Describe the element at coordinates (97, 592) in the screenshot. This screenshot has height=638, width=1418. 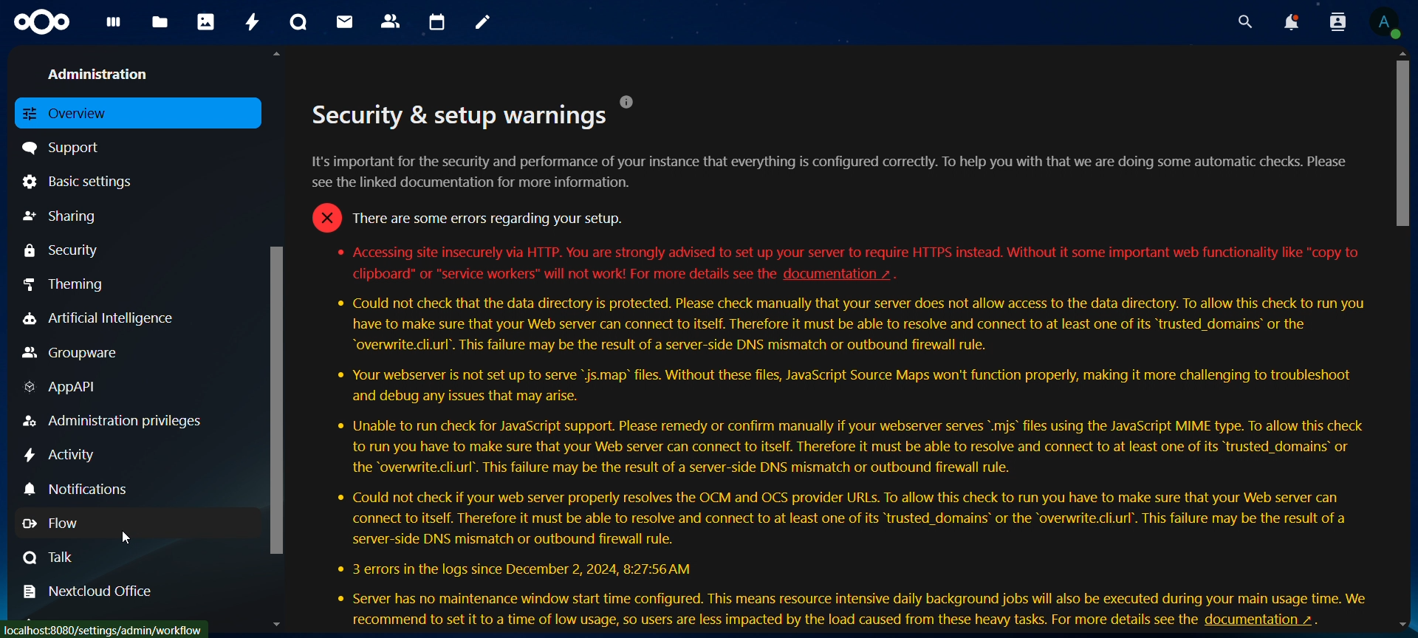
I see `nextcloud office` at that location.